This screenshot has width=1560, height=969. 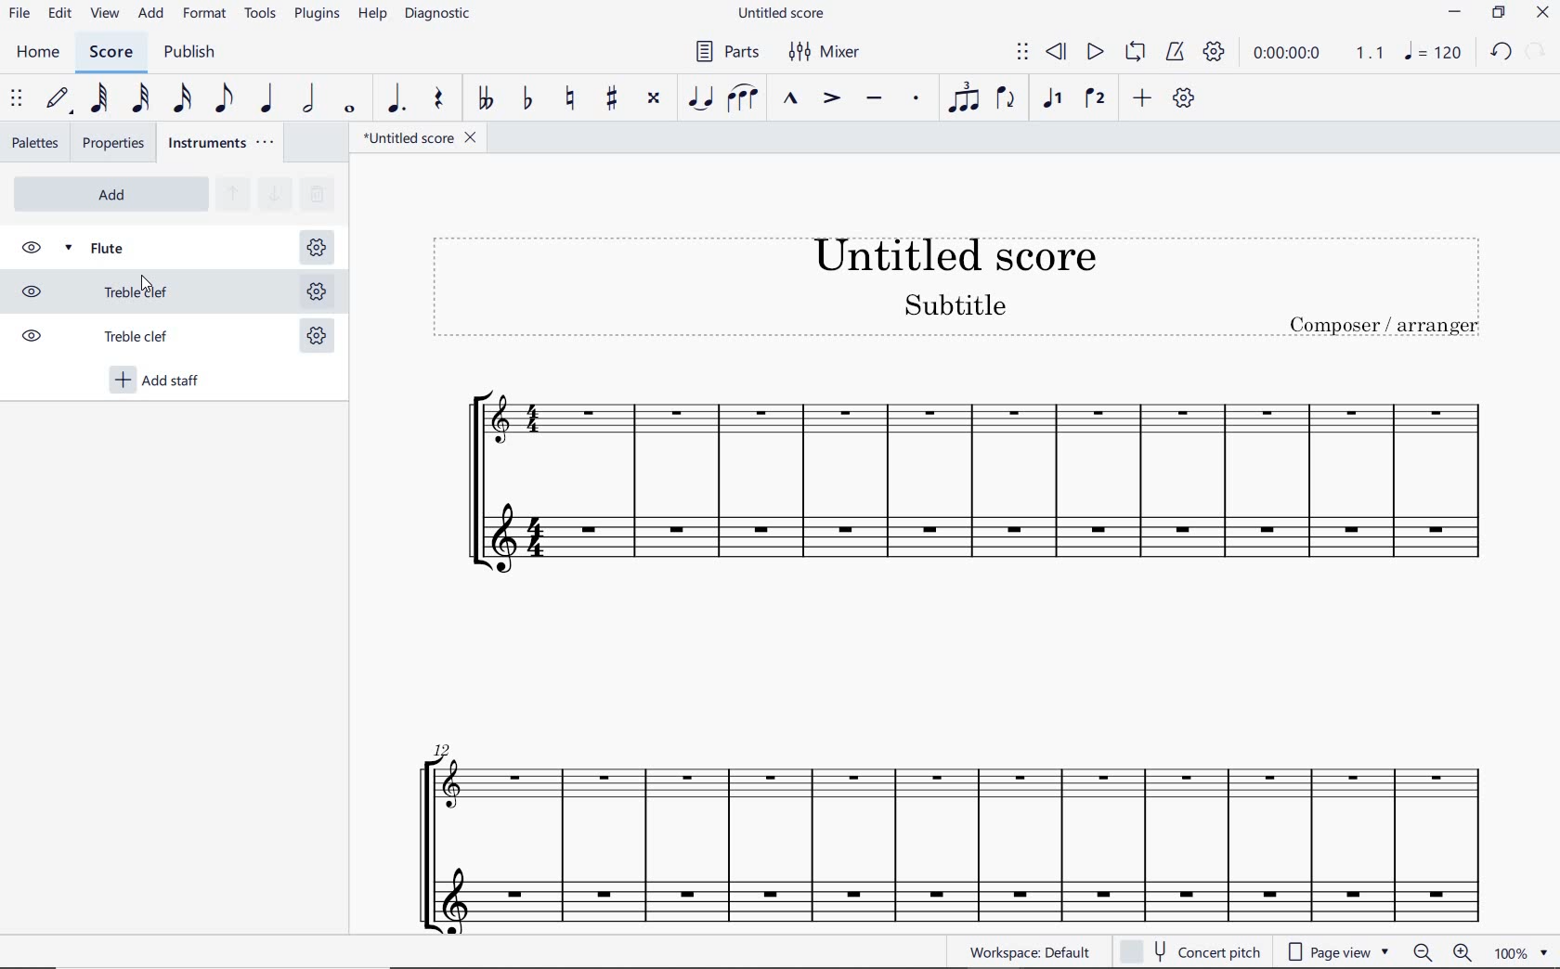 I want to click on CUSTOMIZE TOOLBAR, so click(x=1184, y=97).